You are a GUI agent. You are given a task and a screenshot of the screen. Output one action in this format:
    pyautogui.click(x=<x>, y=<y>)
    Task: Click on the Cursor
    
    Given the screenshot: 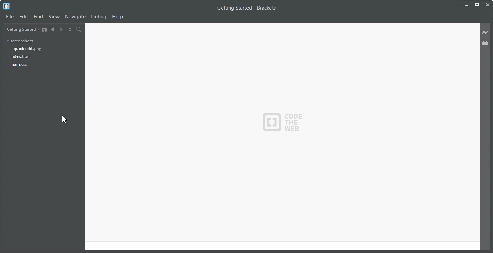 What is the action you would take?
    pyautogui.click(x=65, y=119)
    